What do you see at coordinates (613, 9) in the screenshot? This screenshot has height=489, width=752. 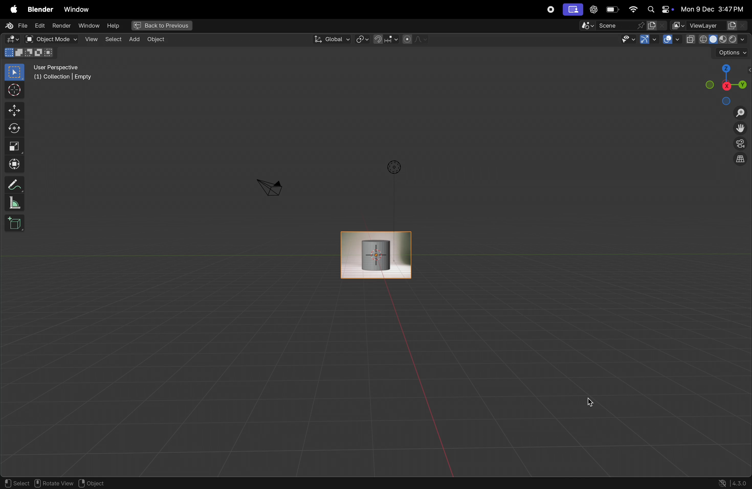 I see `battery` at bounding box center [613, 9].